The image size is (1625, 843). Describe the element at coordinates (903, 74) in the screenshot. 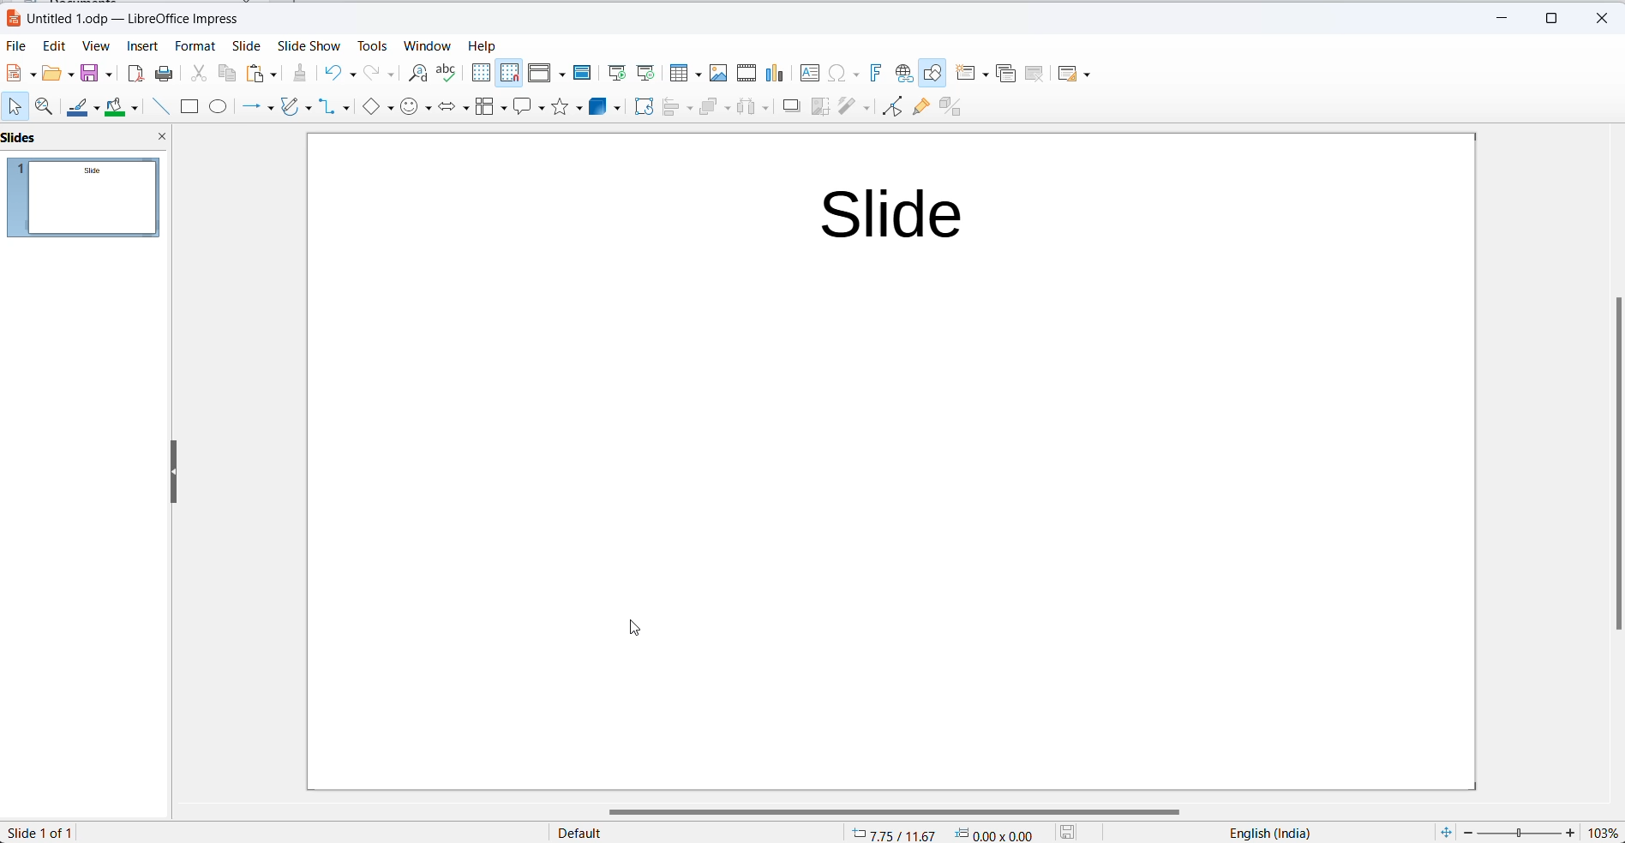

I see `insert hyperlink` at that location.